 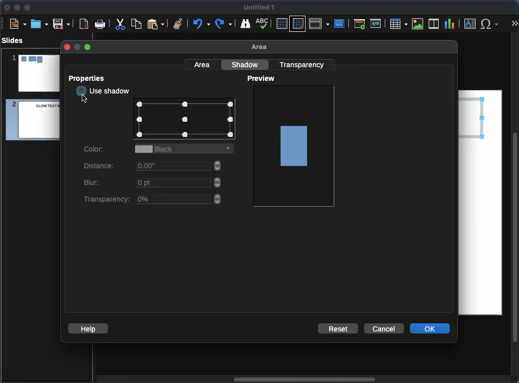 What do you see at coordinates (200, 24) in the screenshot?
I see `Undo` at bounding box center [200, 24].